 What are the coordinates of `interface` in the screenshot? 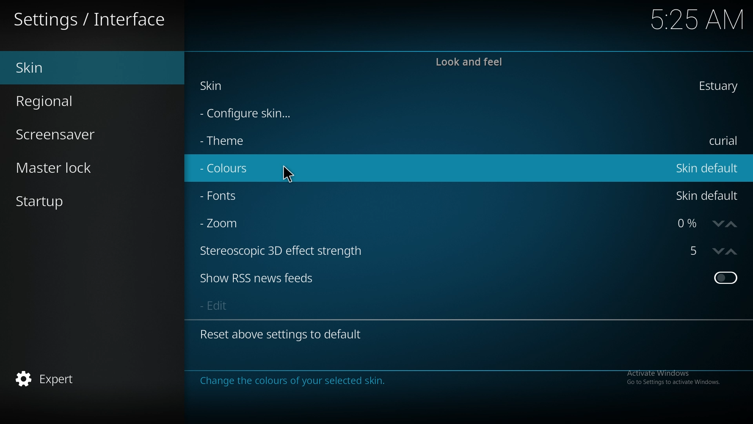 It's located at (92, 17).